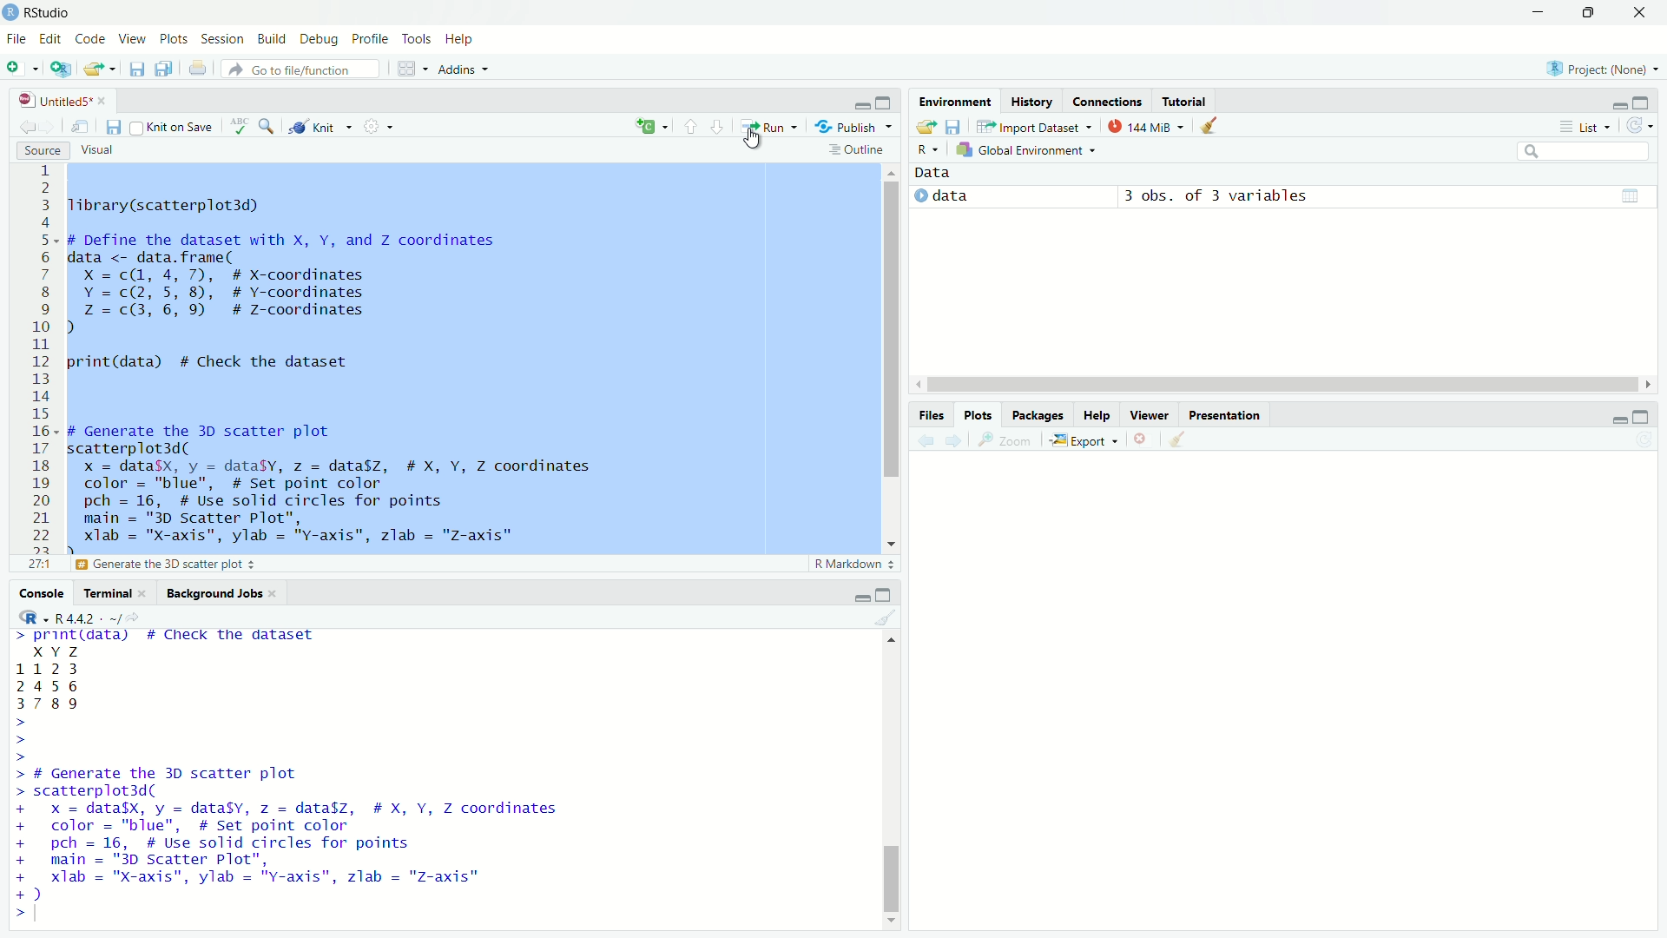  Describe the element at coordinates (195, 71) in the screenshot. I see `print the current file` at that location.